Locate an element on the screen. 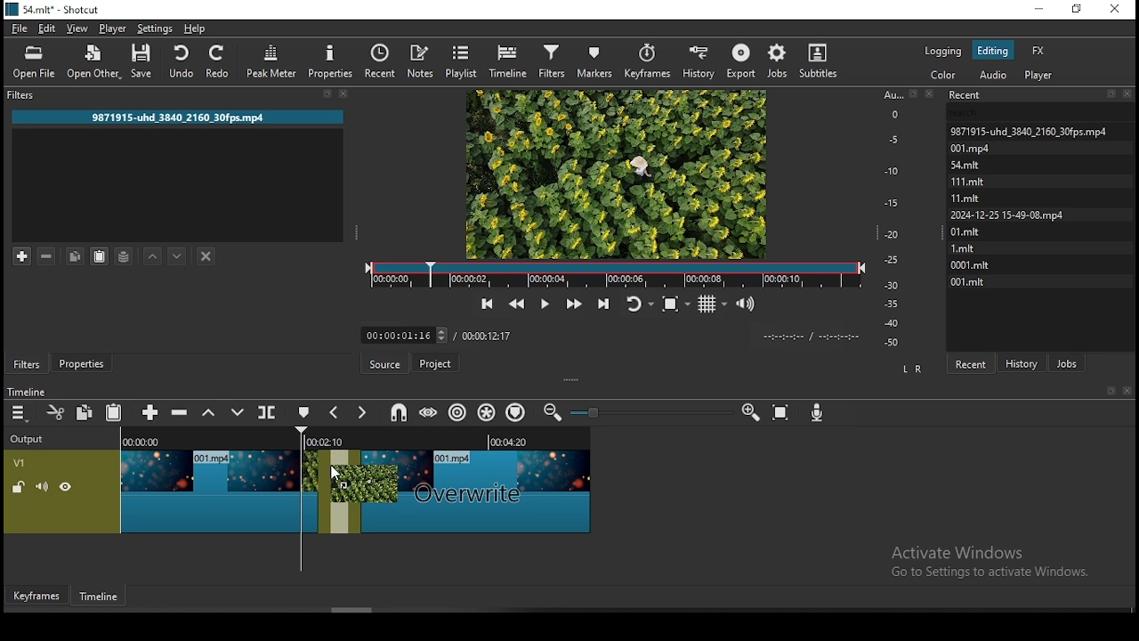  minimize is located at coordinates (1039, 10).